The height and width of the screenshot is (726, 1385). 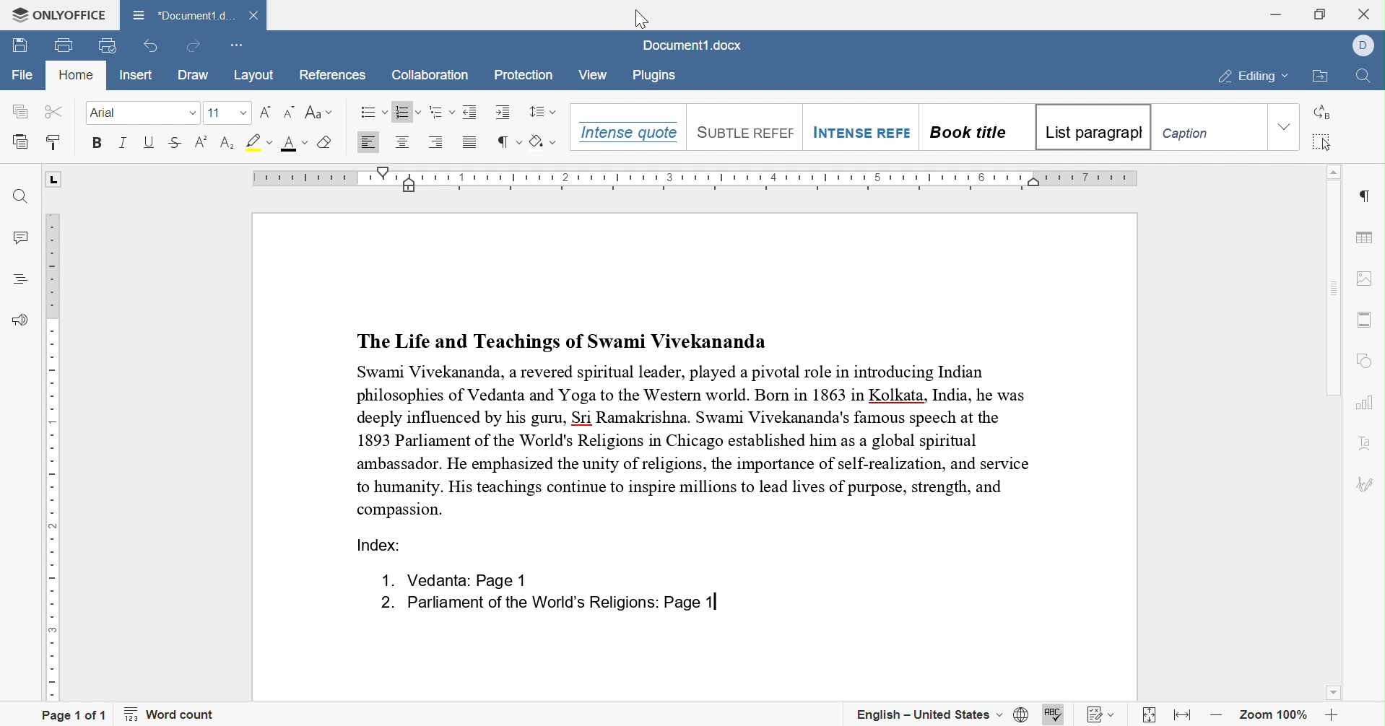 I want to click on drop down, so click(x=244, y=114).